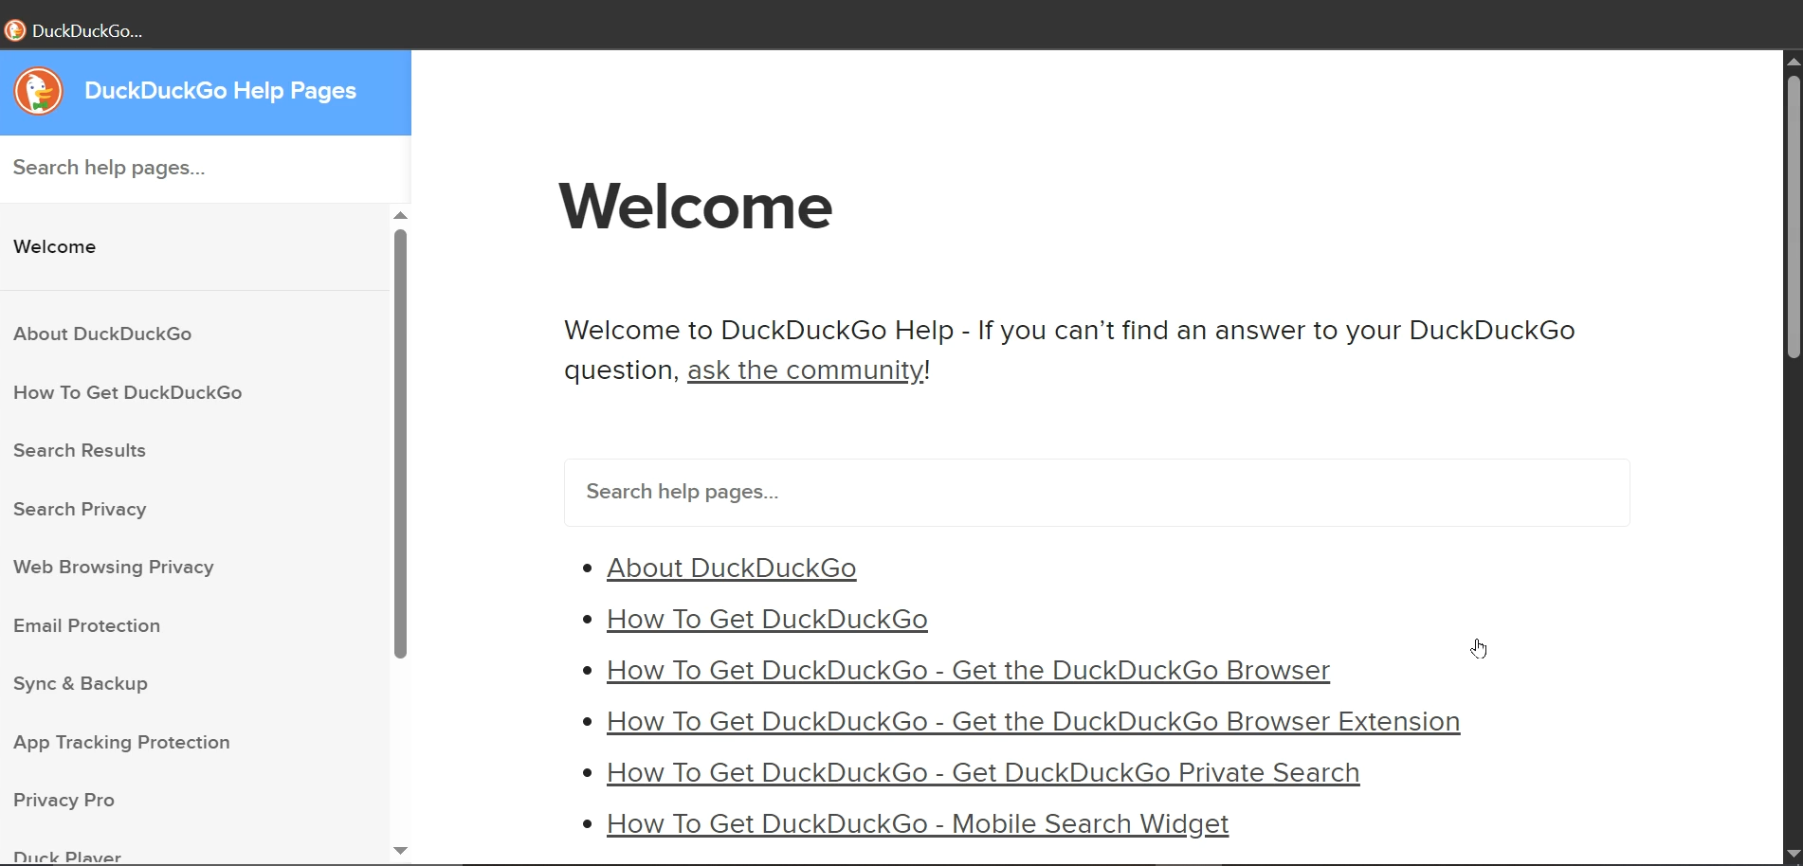  What do you see at coordinates (81, 451) in the screenshot?
I see `Search Results` at bounding box center [81, 451].